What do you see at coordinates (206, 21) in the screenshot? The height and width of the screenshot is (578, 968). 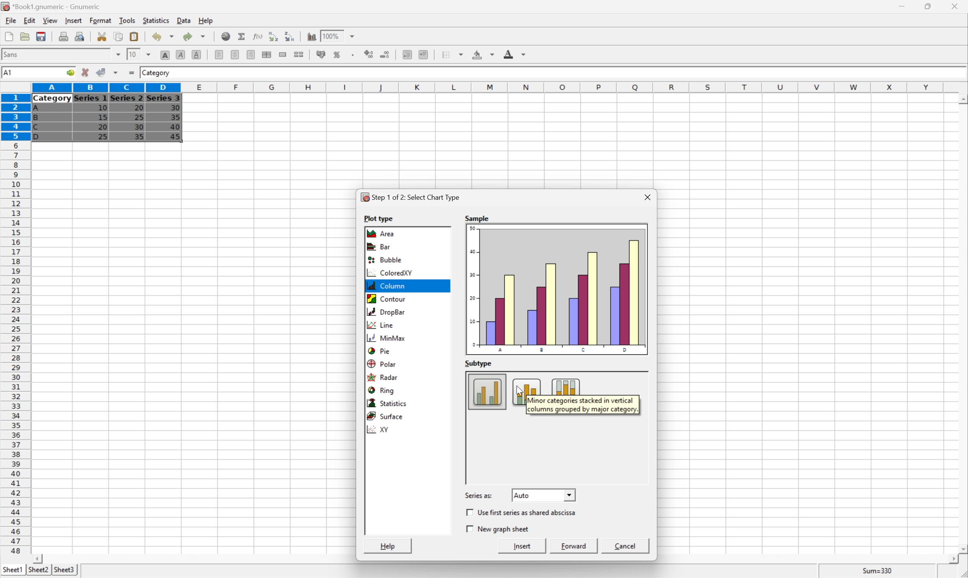 I see `Help` at bounding box center [206, 21].